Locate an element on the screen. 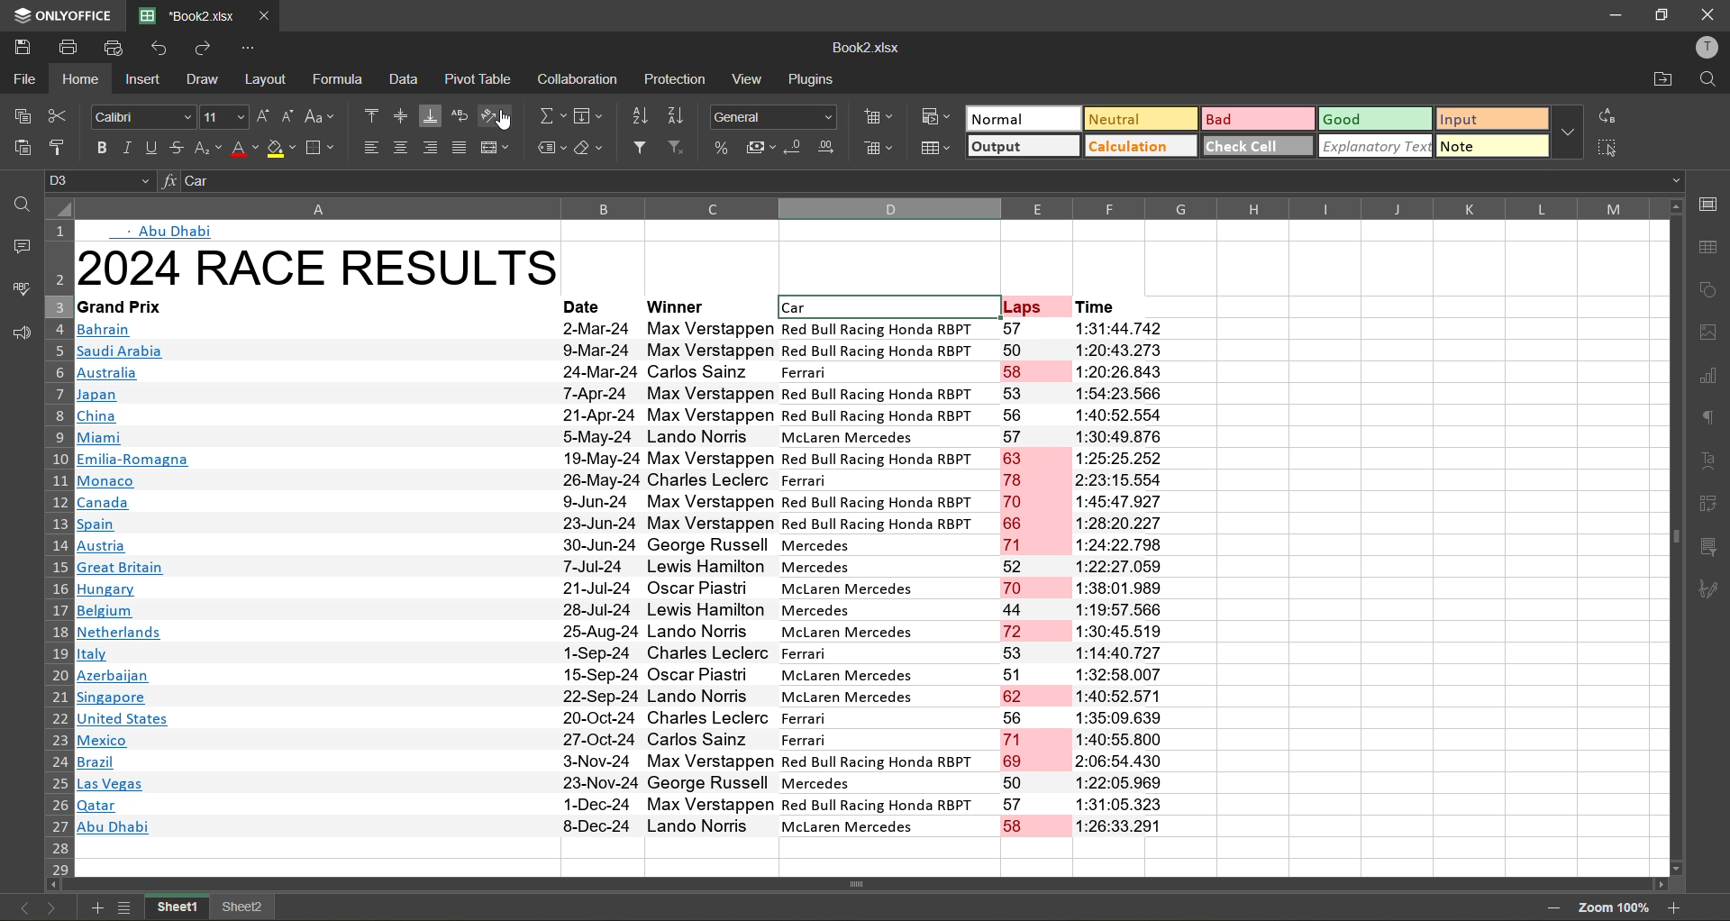 The width and height of the screenshot is (1730, 921). align right is located at coordinates (429, 145).